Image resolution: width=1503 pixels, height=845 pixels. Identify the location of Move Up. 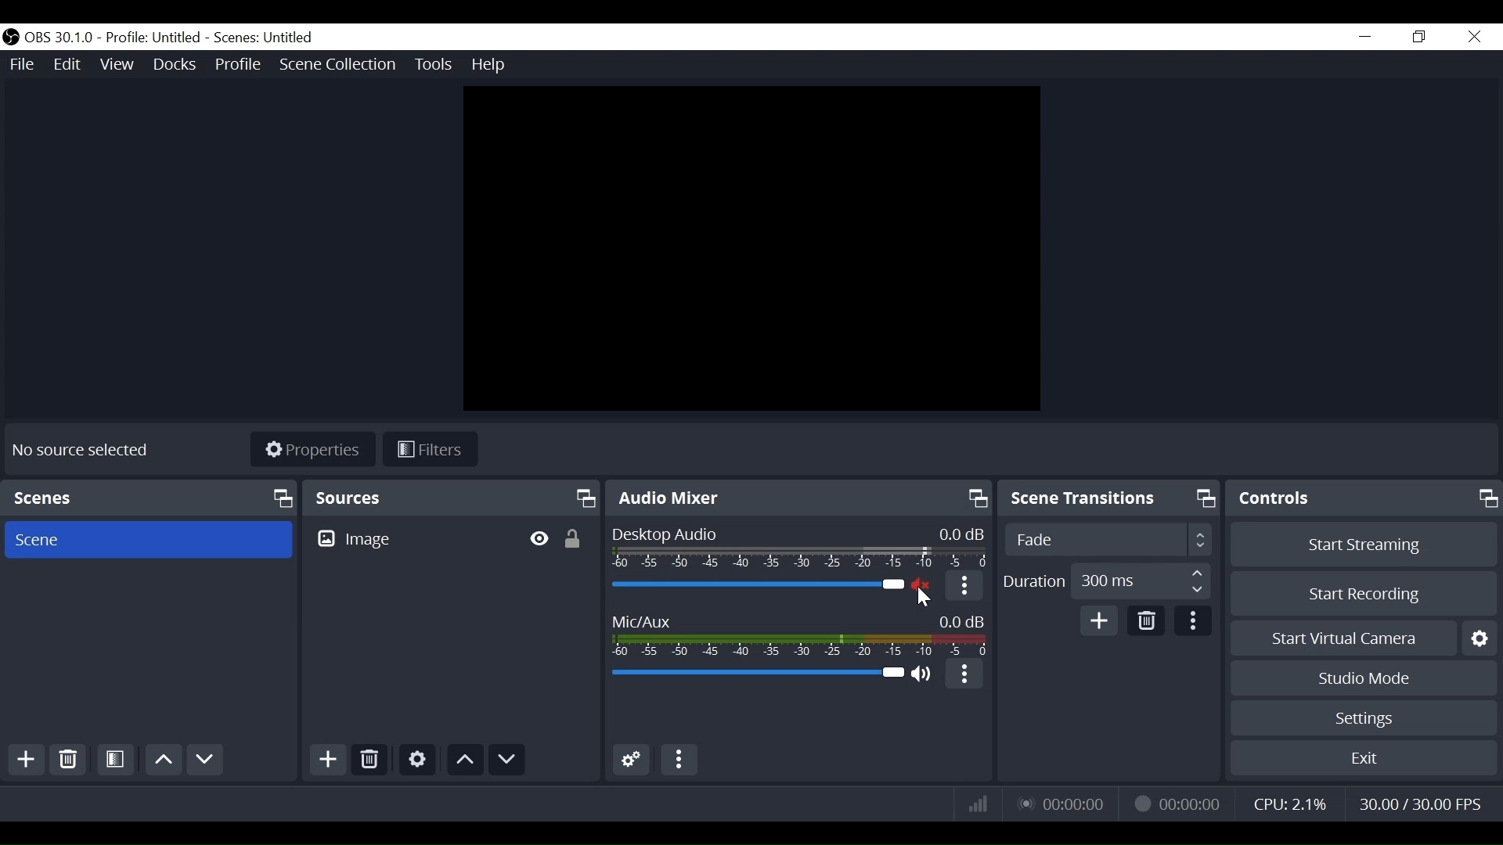
(466, 758).